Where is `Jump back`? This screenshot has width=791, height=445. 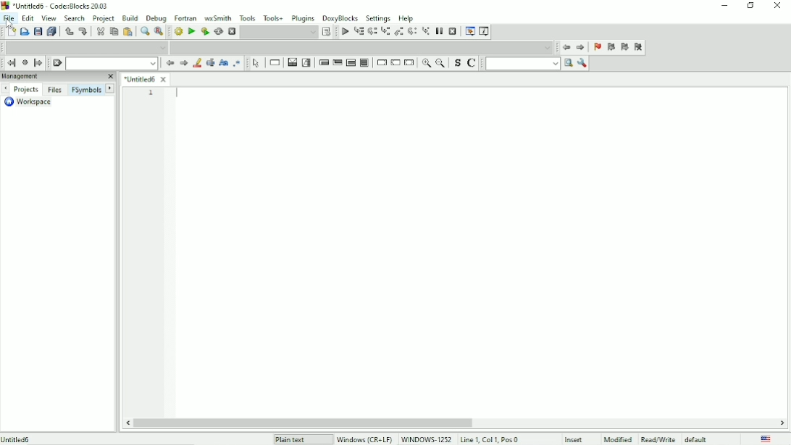 Jump back is located at coordinates (12, 63).